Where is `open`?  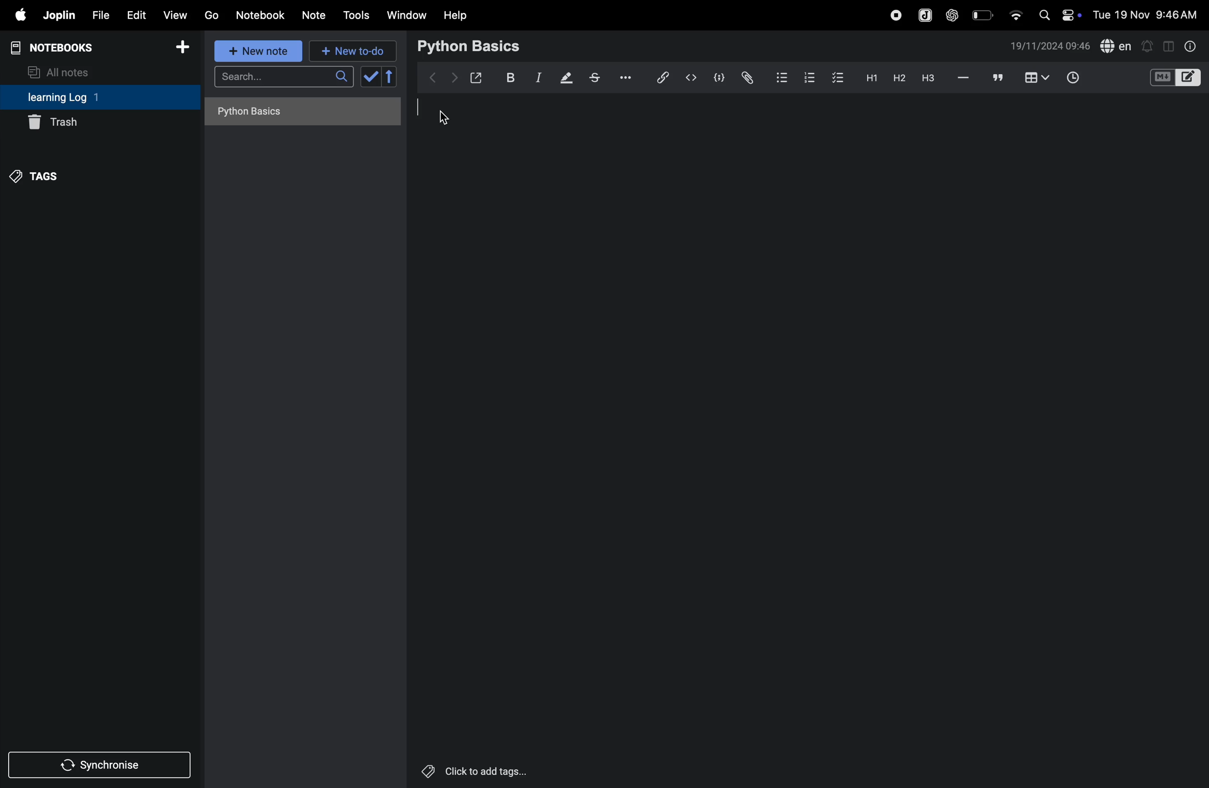
open is located at coordinates (476, 78).